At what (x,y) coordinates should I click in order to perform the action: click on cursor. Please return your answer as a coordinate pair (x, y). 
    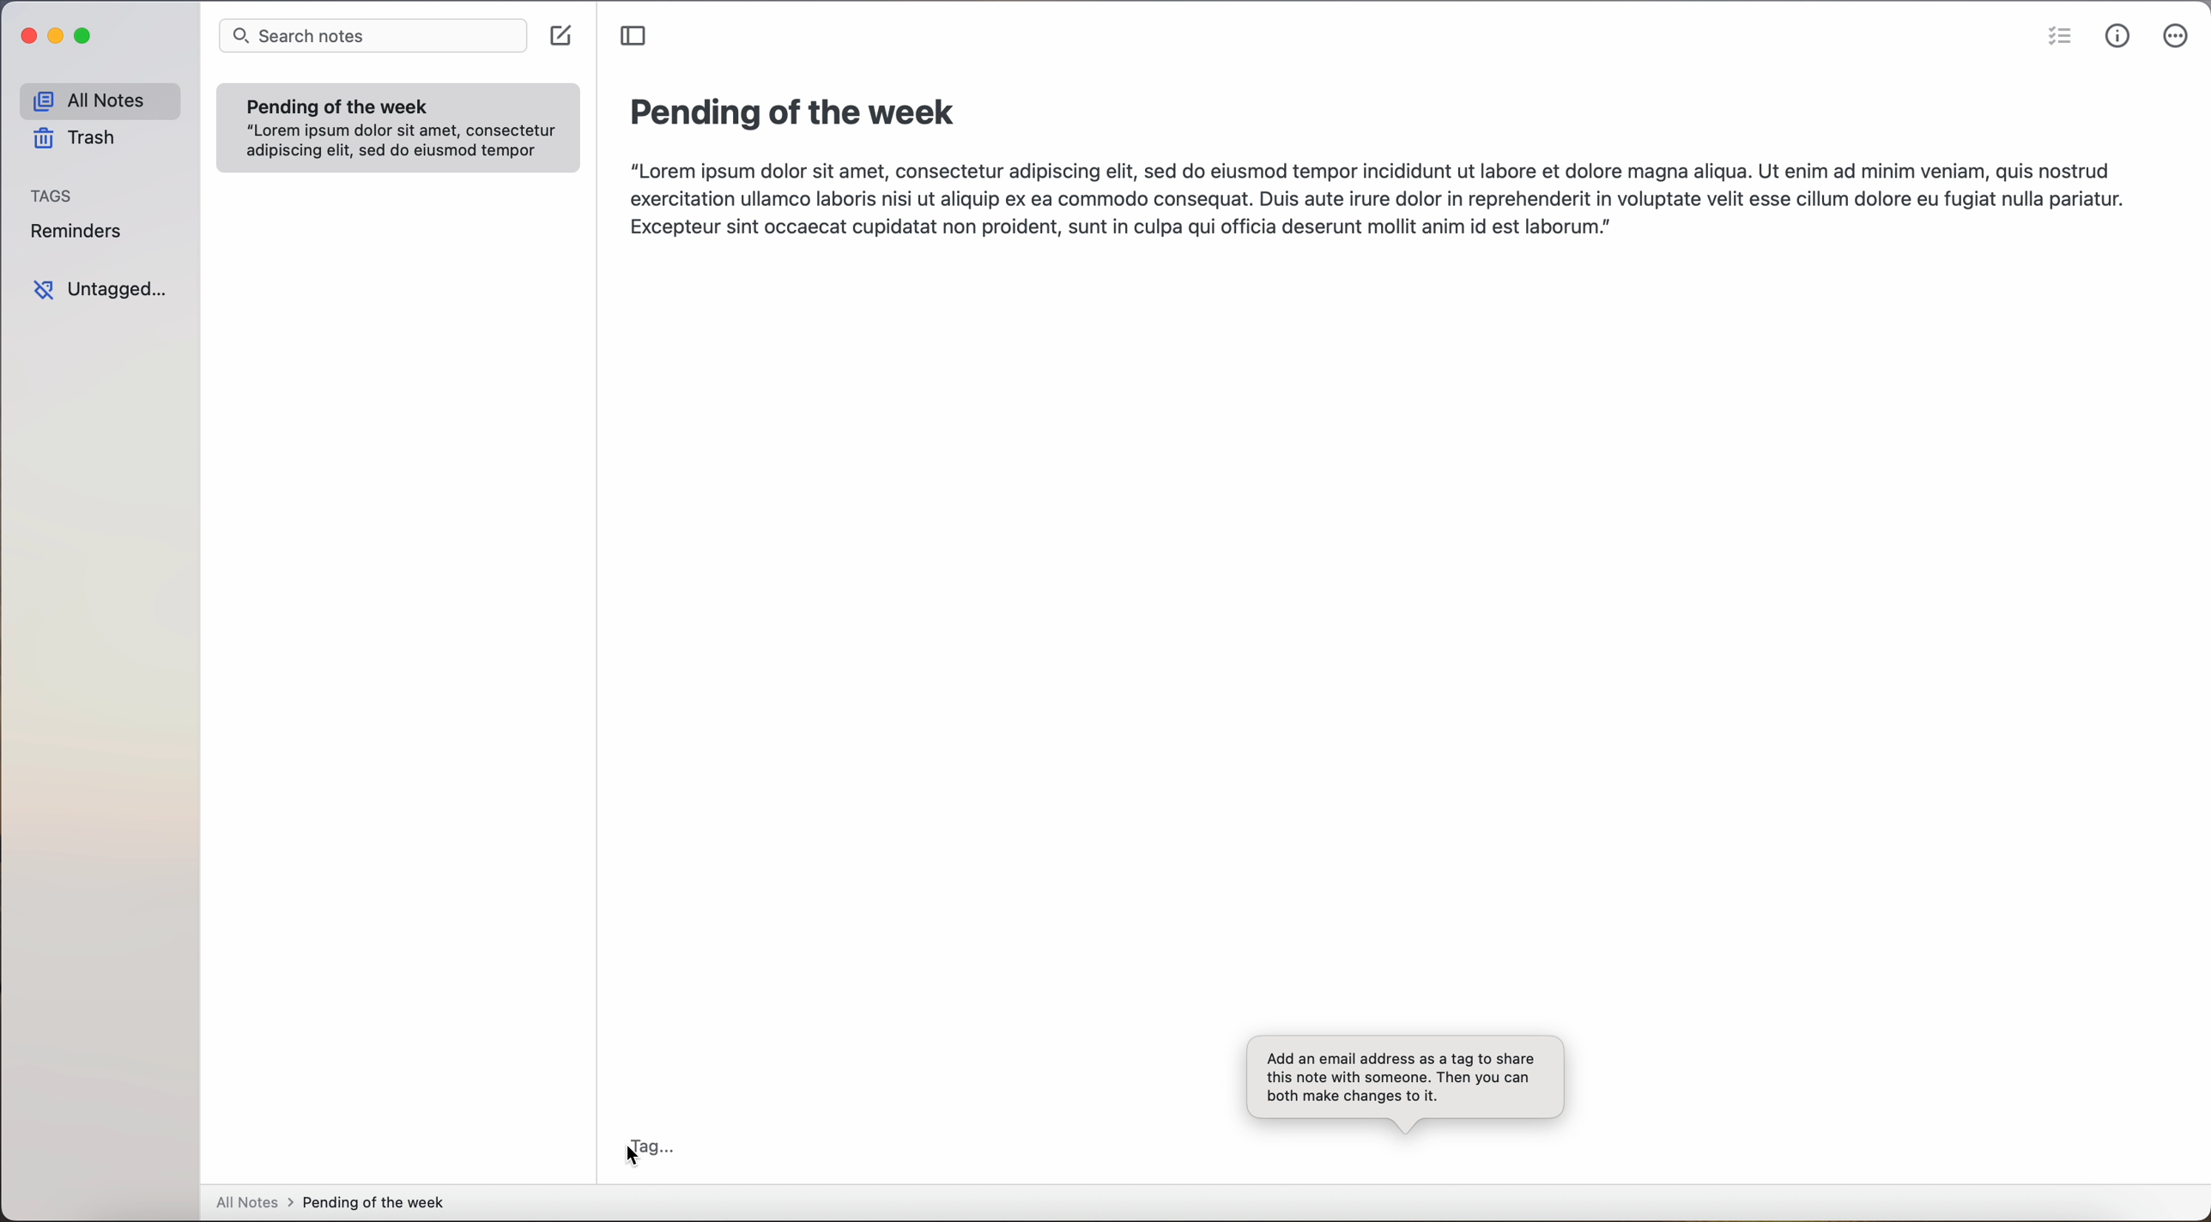
    Looking at the image, I should click on (631, 1158).